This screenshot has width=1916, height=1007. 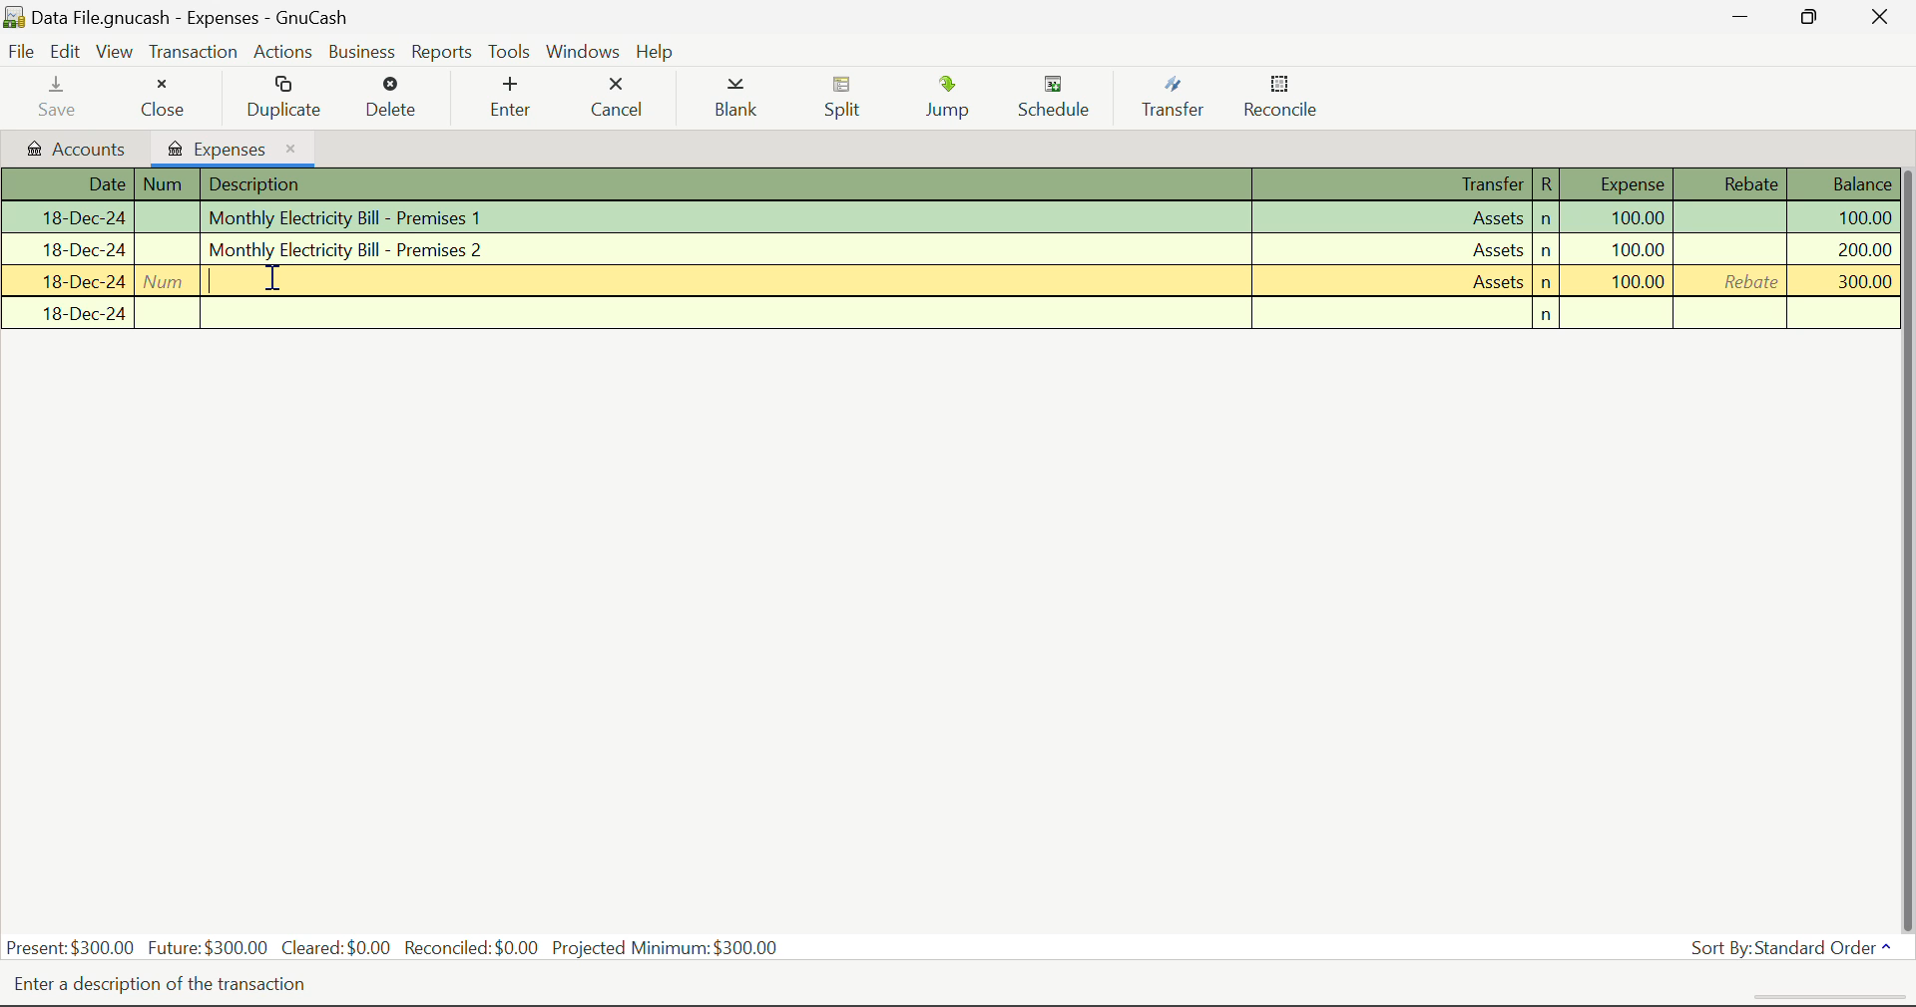 I want to click on Close, so click(x=163, y=100).